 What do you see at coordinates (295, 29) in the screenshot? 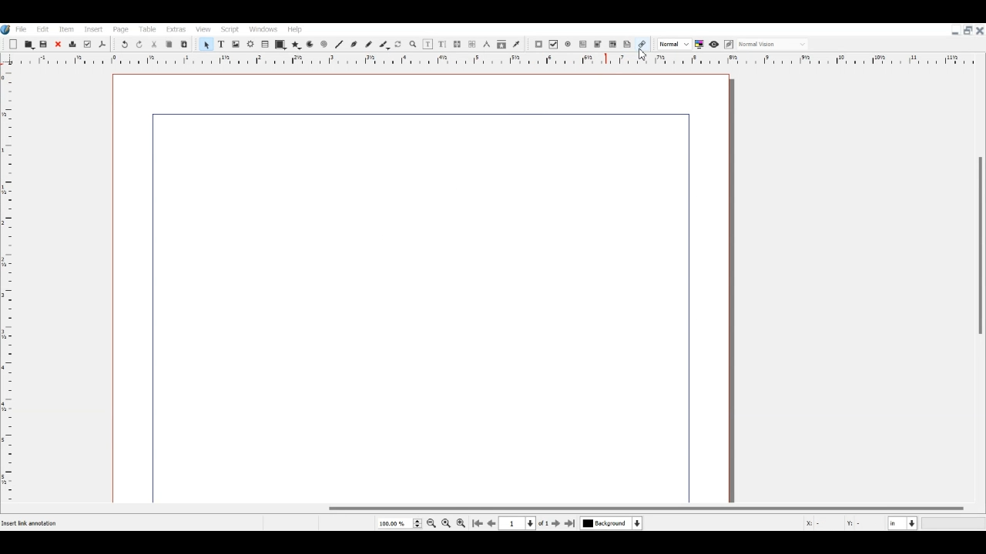
I see `Help` at bounding box center [295, 29].